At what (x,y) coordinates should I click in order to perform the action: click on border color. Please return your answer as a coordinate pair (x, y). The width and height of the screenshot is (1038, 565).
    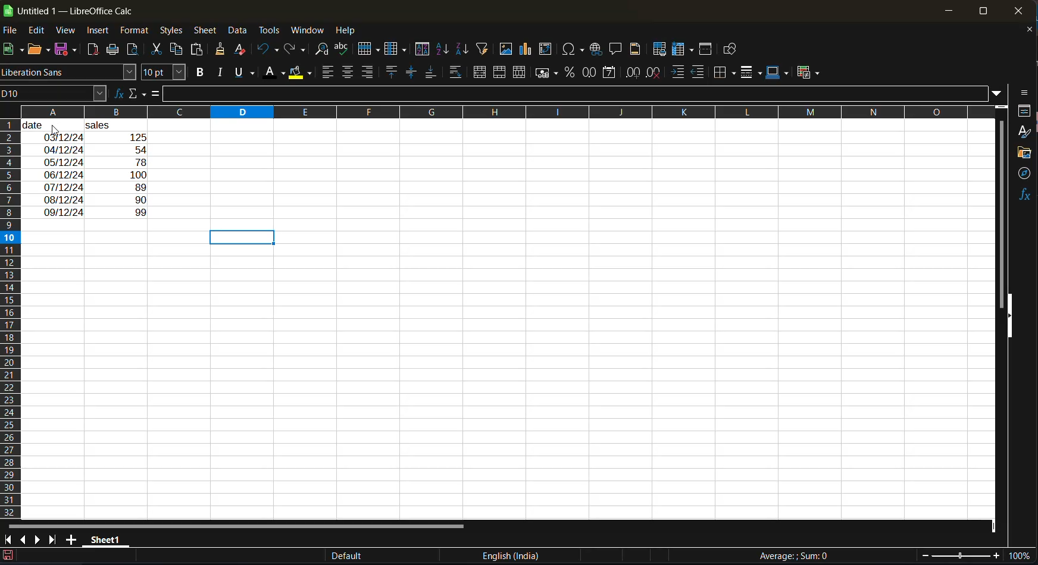
    Looking at the image, I should click on (777, 73).